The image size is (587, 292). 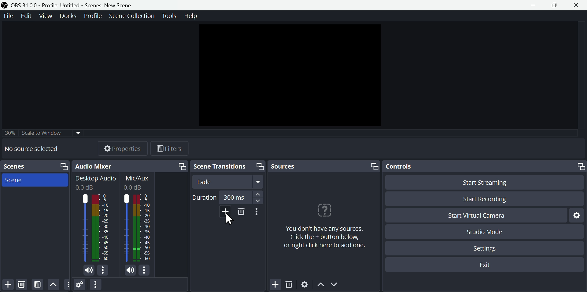 I want to click on Desktop Audio, so click(x=95, y=182).